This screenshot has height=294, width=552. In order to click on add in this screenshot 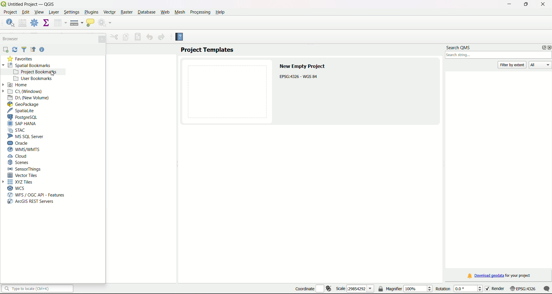, I will do `click(5, 50)`.